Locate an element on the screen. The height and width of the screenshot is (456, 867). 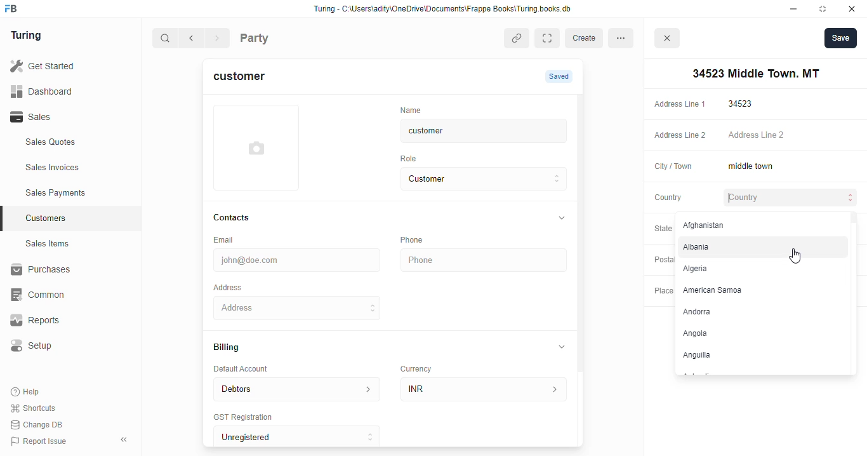
‘Common is located at coordinates (63, 295).